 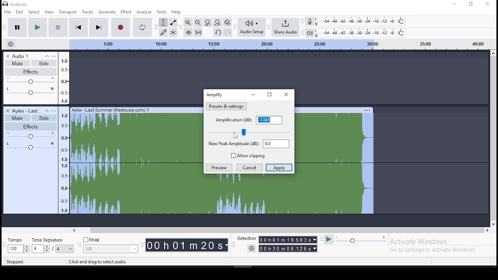 I want to click on solo, so click(x=44, y=118).